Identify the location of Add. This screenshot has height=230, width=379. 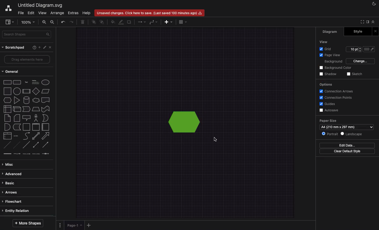
(169, 22).